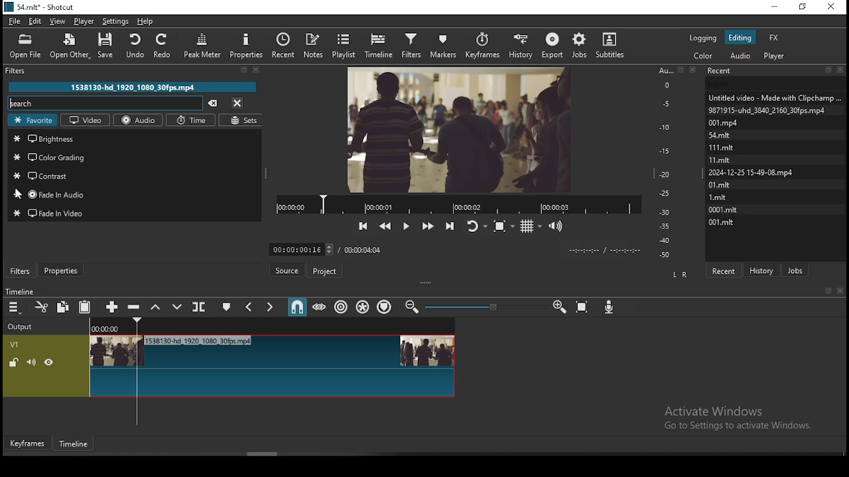 This screenshot has width=849, height=477. What do you see at coordinates (427, 225) in the screenshot?
I see `play quickly forwards` at bounding box center [427, 225].